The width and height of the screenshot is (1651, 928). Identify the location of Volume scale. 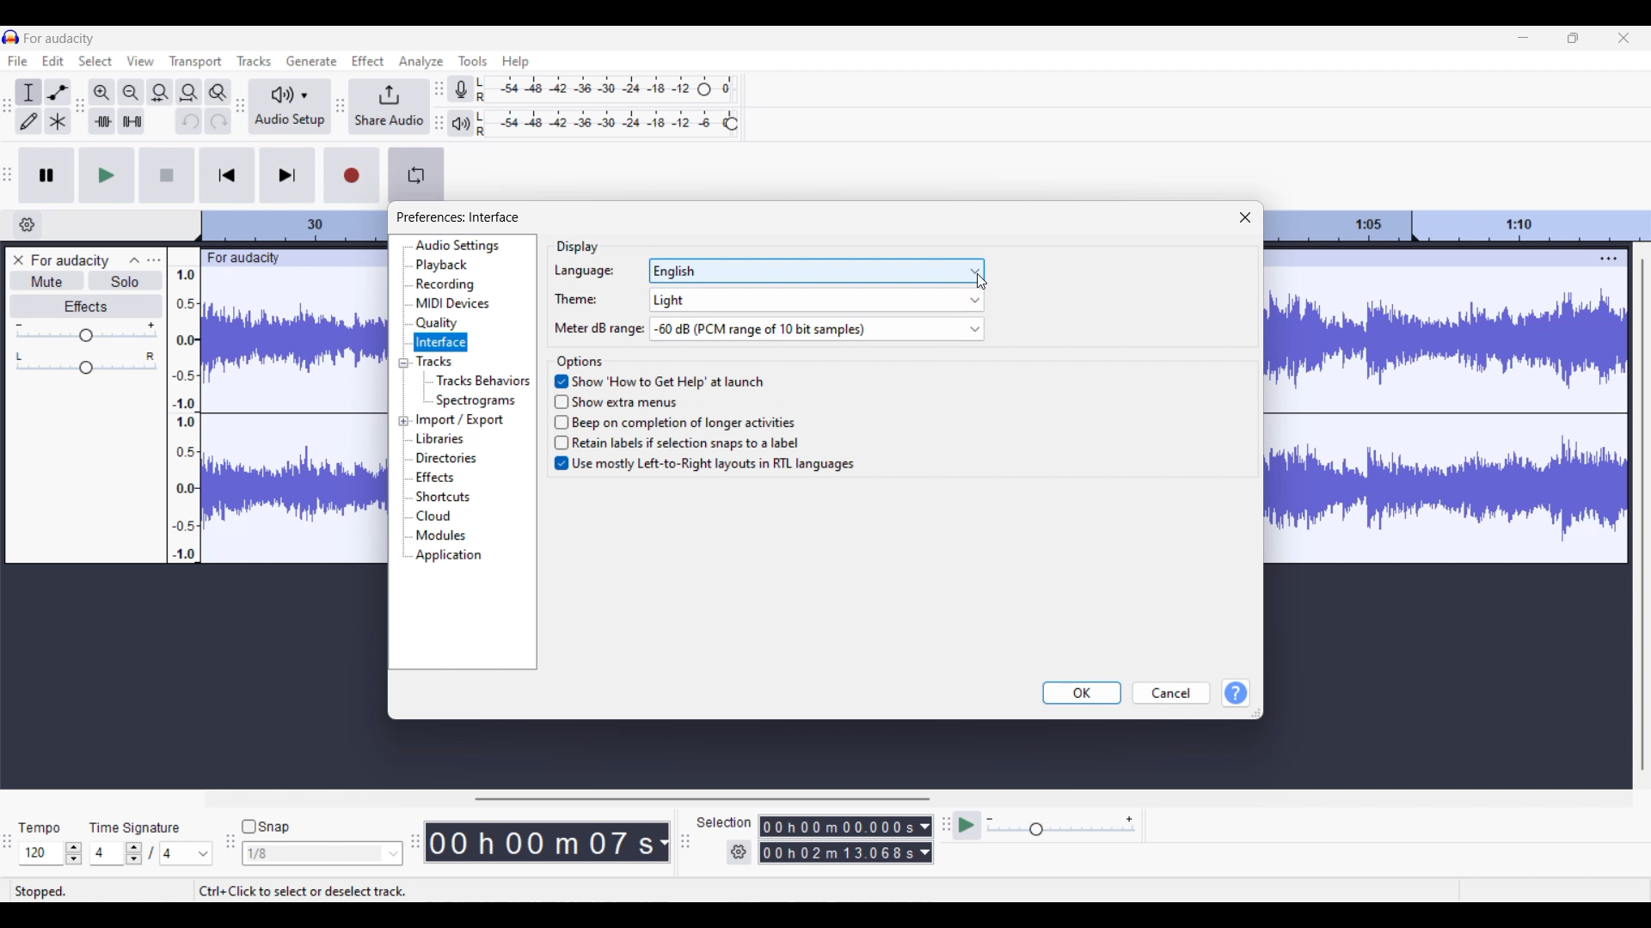
(86, 332).